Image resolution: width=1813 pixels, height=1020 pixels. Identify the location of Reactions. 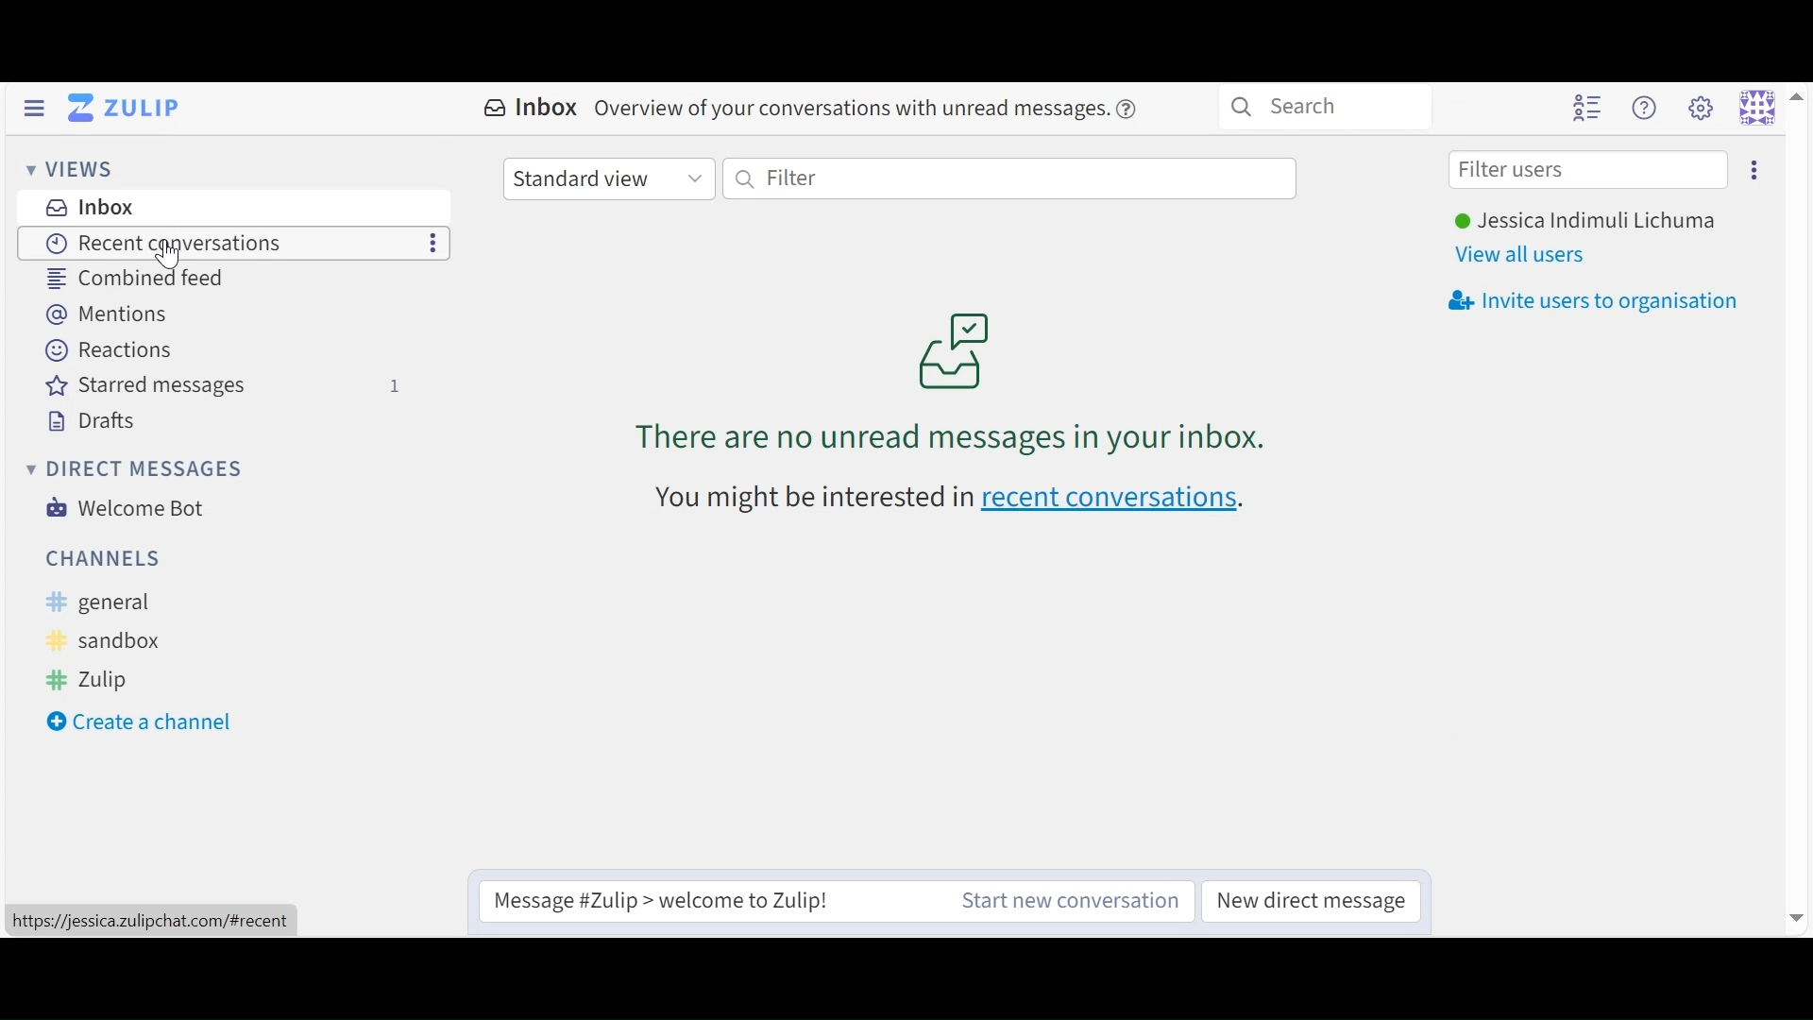
(106, 351).